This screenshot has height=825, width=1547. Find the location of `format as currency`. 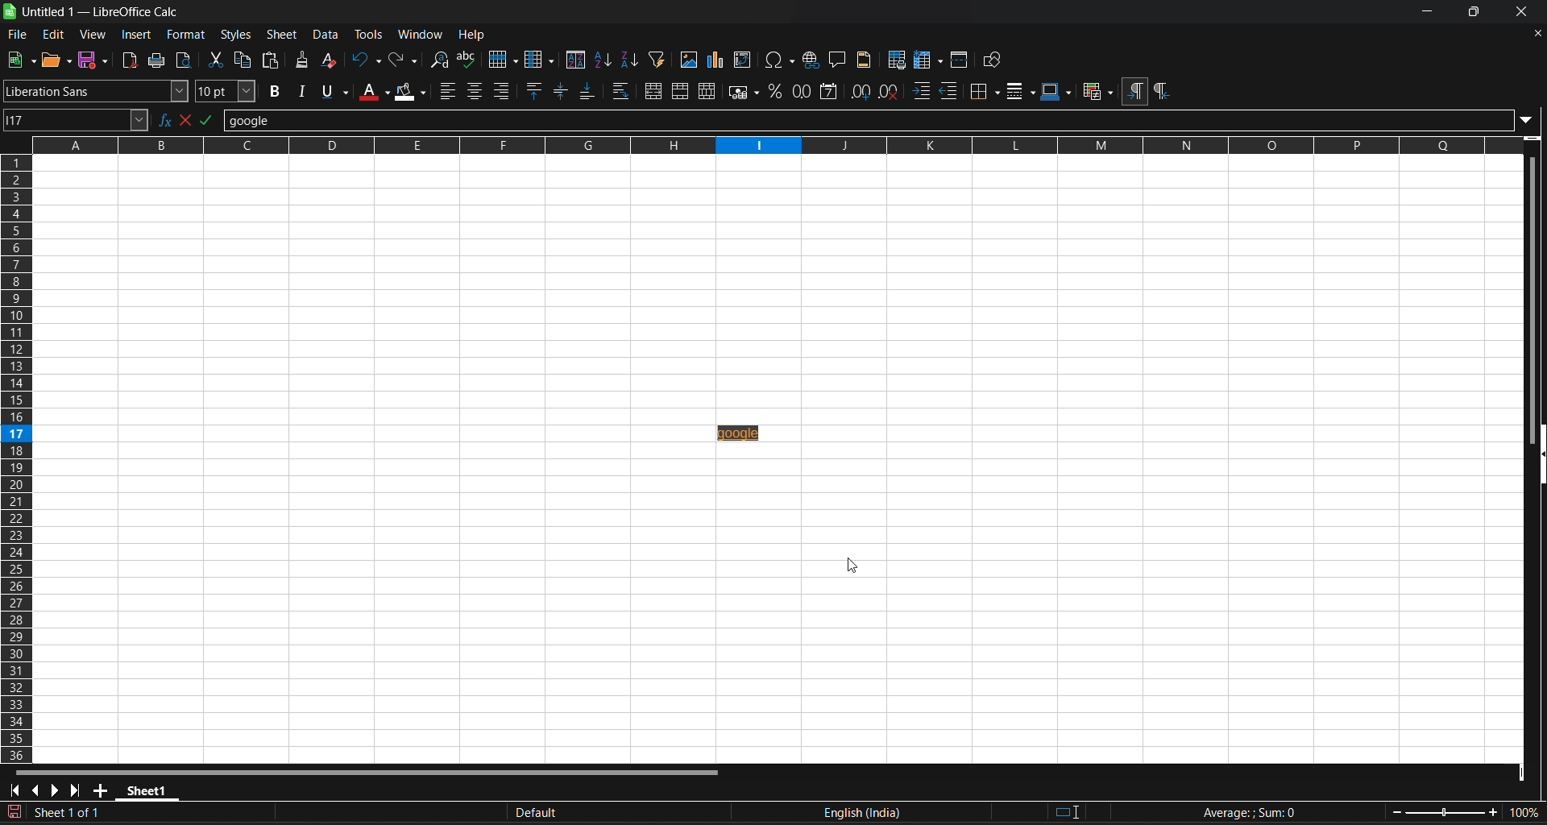

format as currency is located at coordinates (742, 91).